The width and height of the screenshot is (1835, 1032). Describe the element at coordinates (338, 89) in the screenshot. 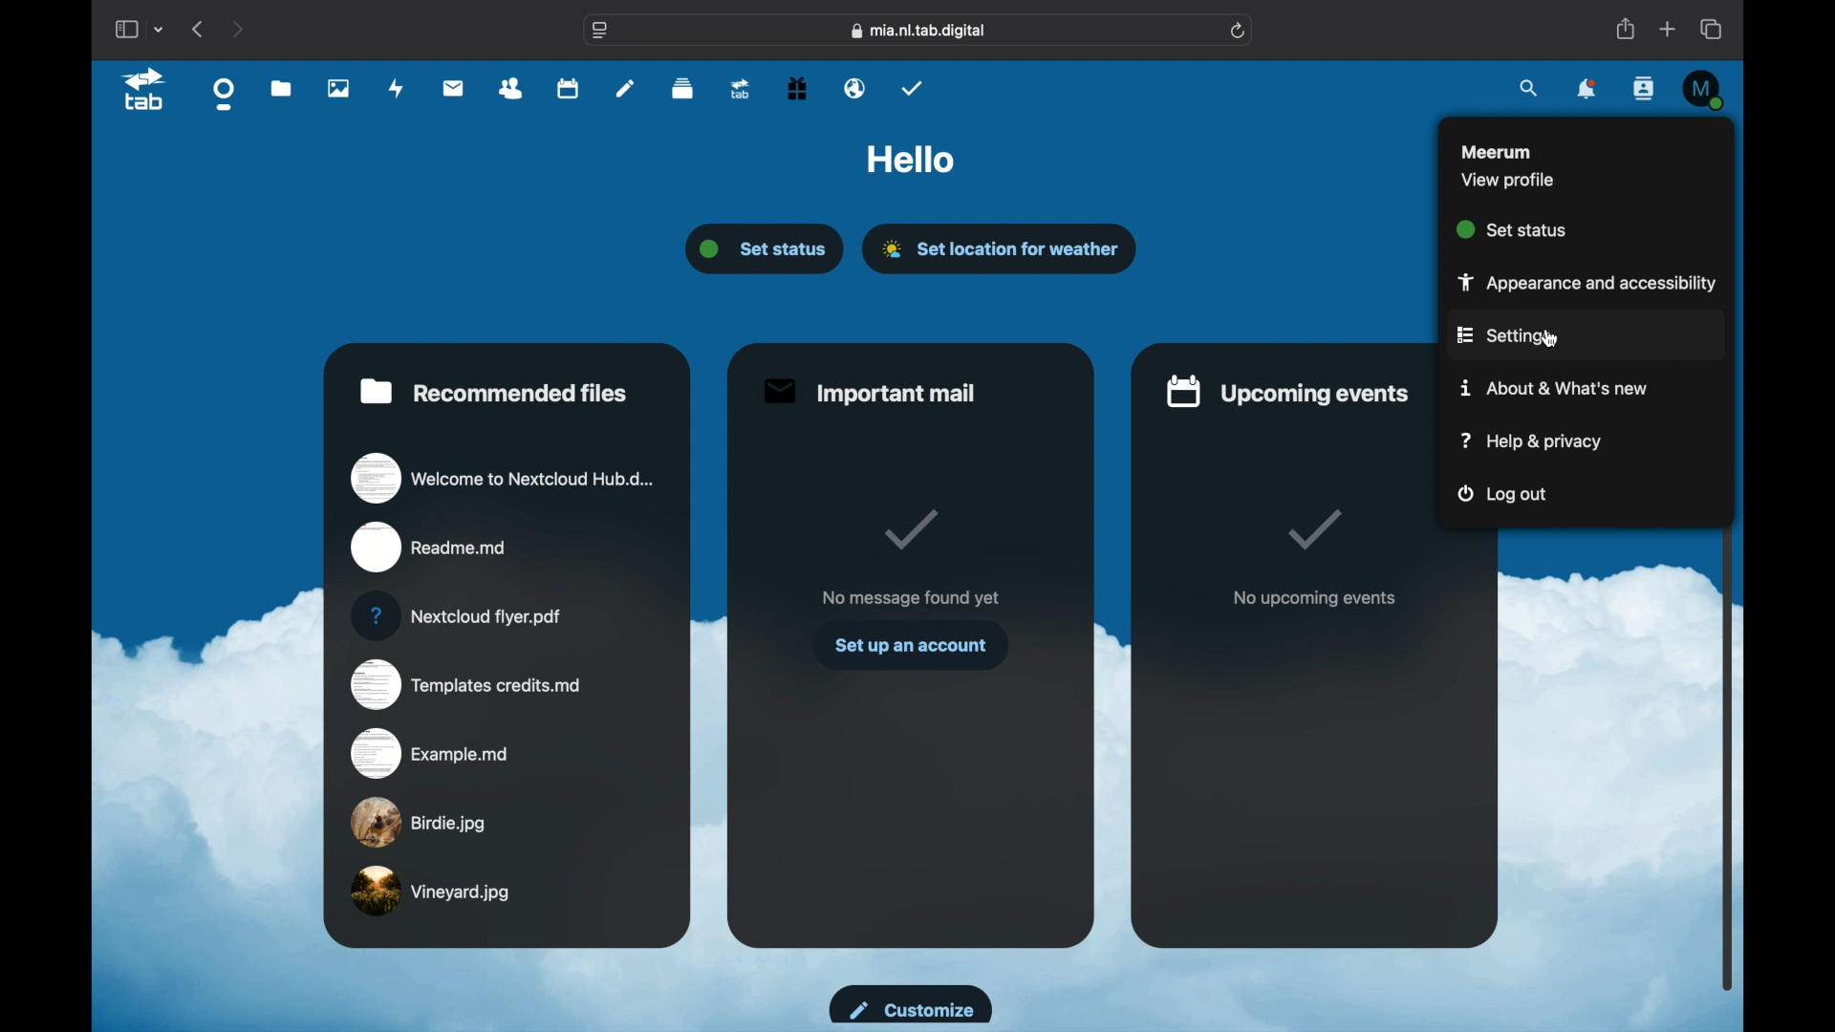

I see `photos` at that location.